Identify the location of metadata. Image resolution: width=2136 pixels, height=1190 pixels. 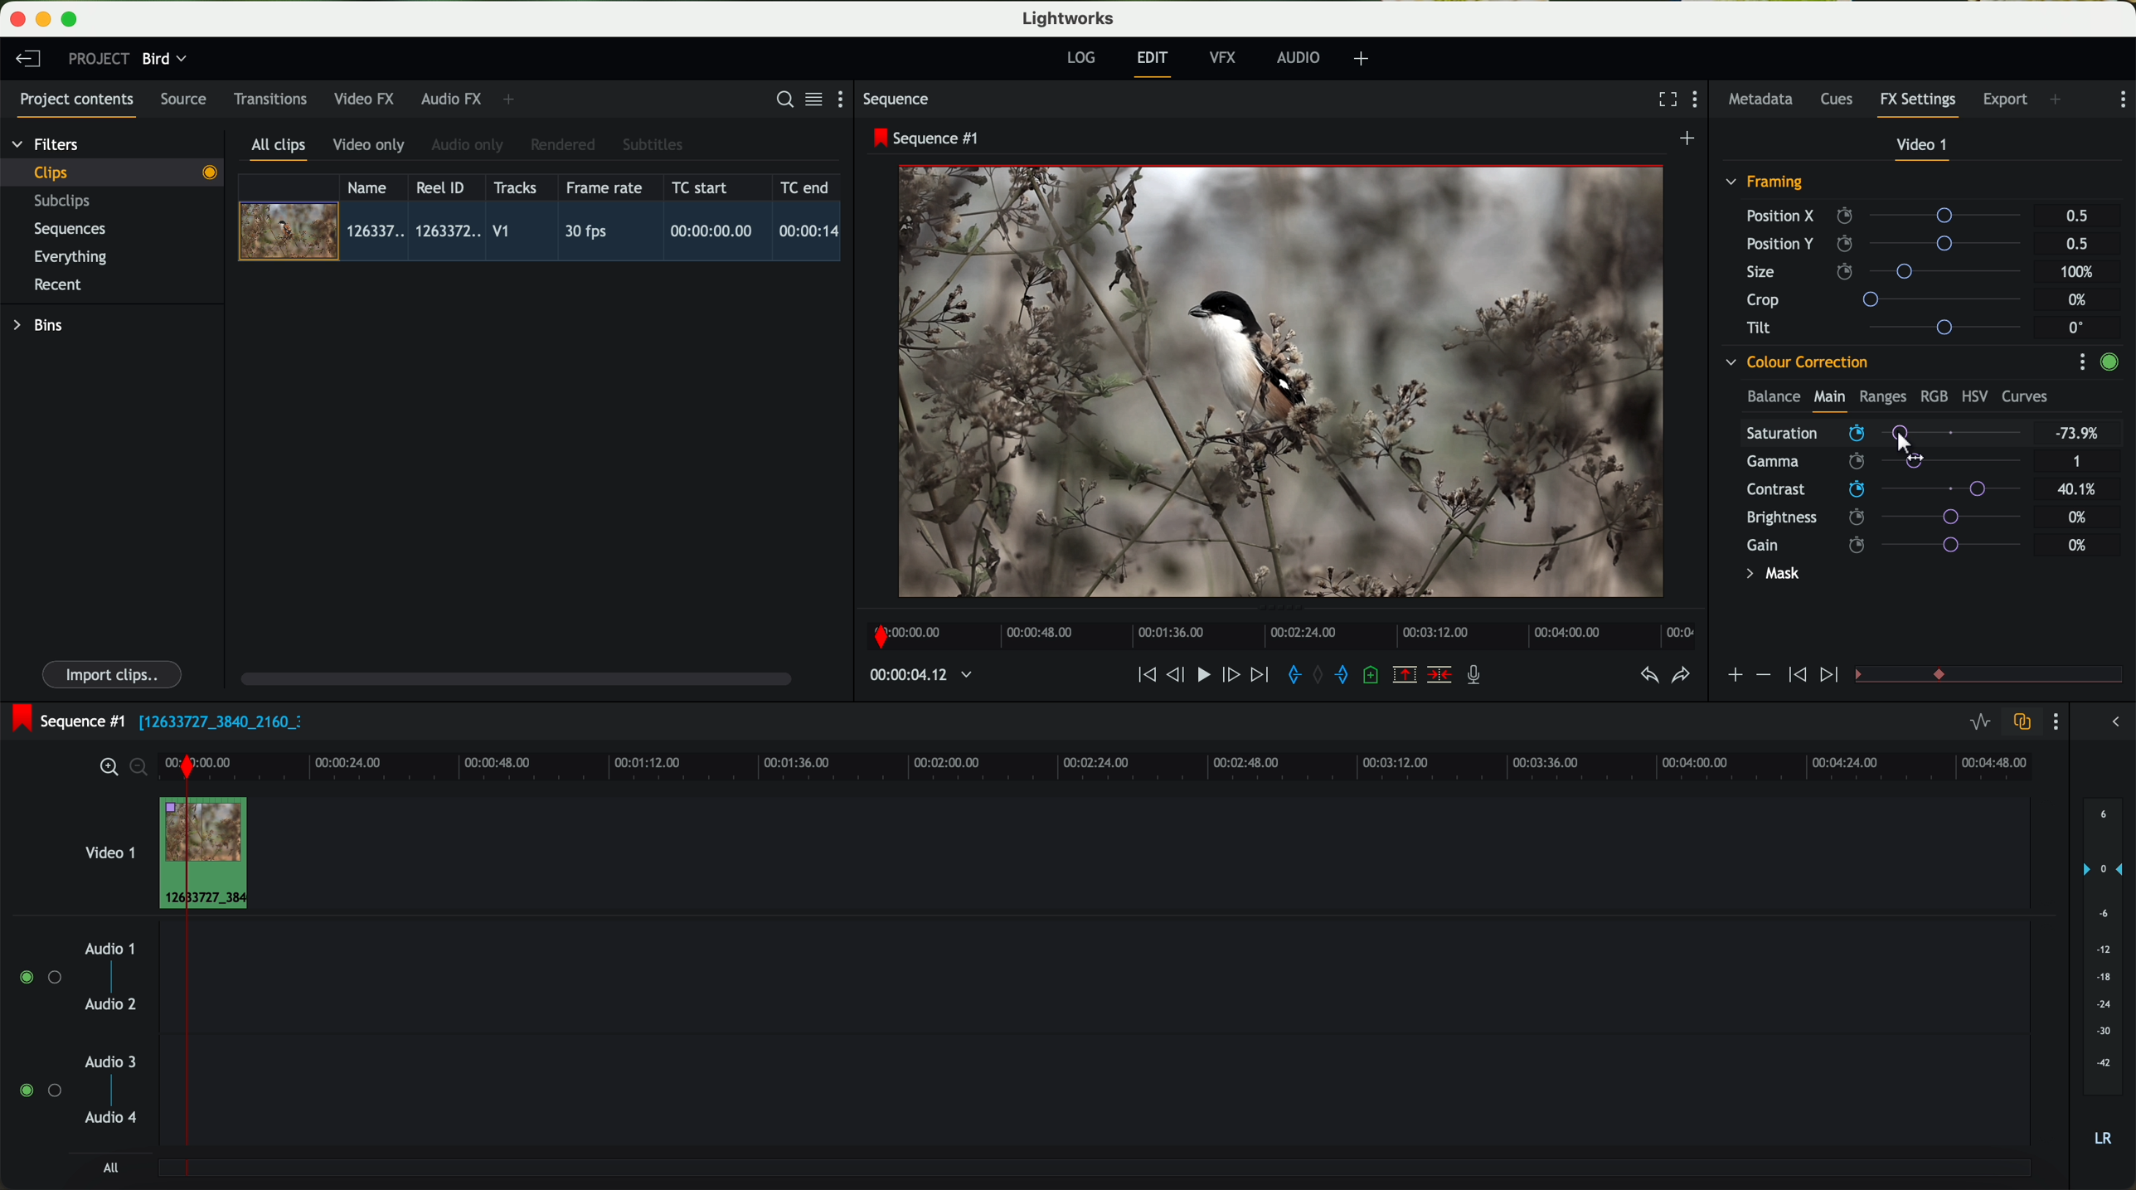
(1765, 100).